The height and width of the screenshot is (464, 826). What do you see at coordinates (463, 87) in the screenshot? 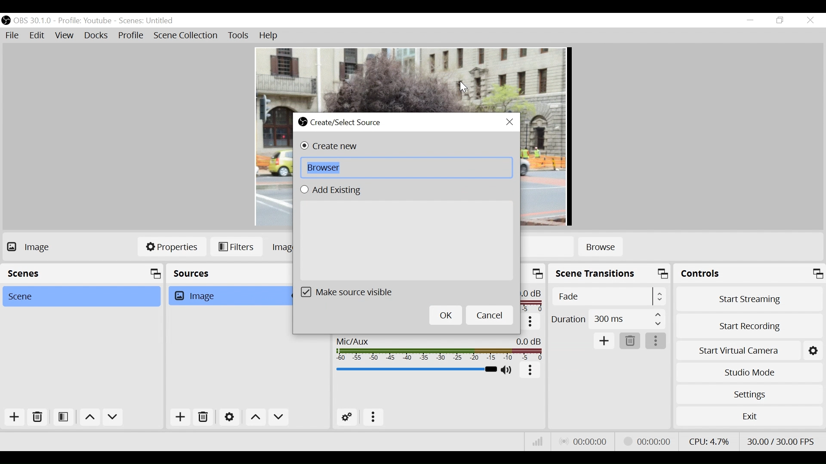
I see `Cursor` at bounding box center [463, 87].